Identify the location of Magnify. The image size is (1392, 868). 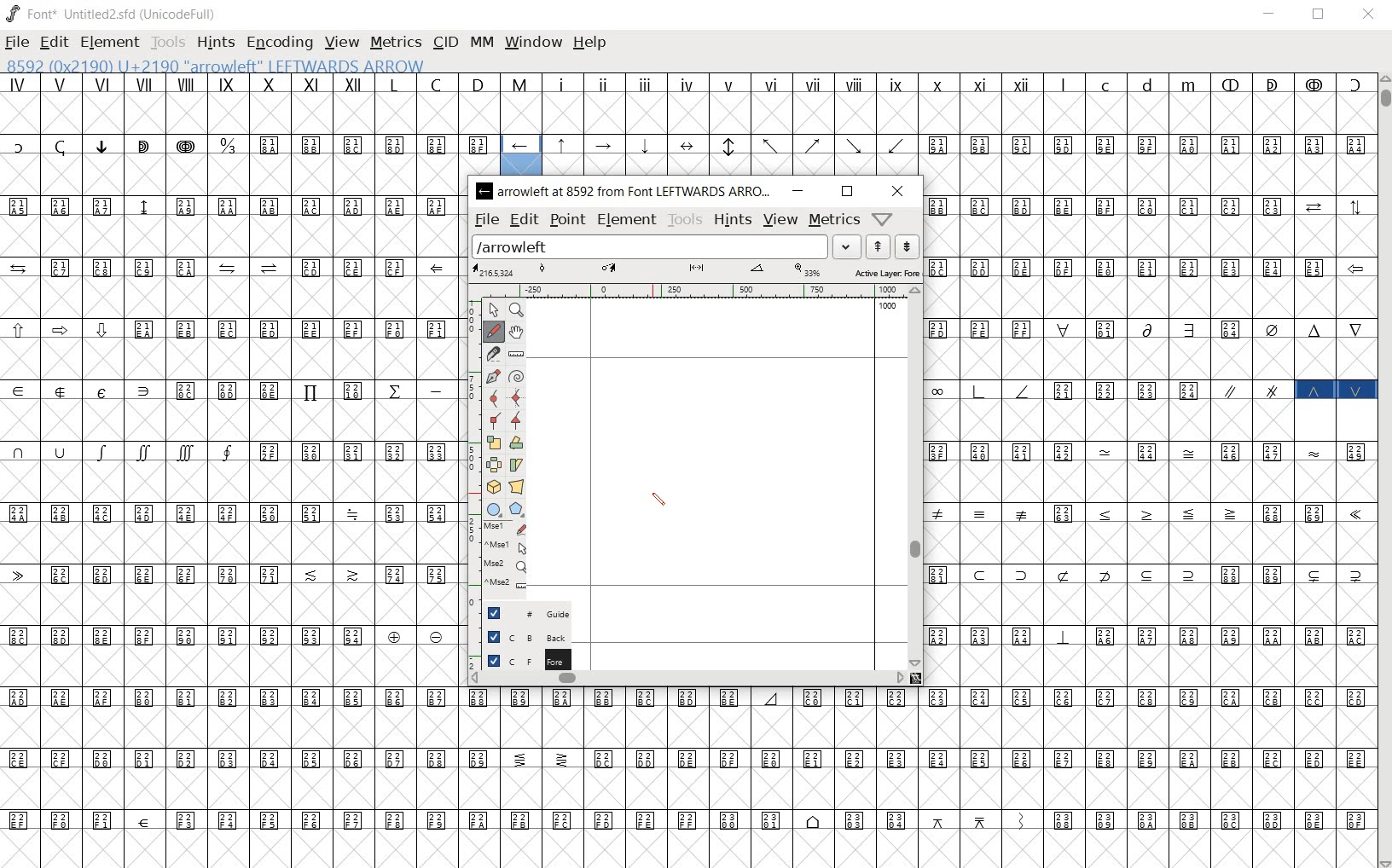
(517, 310).